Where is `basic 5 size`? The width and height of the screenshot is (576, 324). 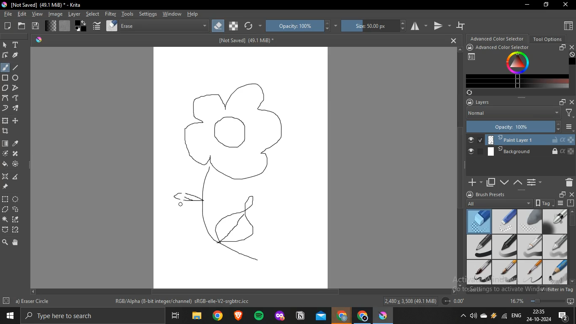
basic 5 size is located at coordinates (479, 273).